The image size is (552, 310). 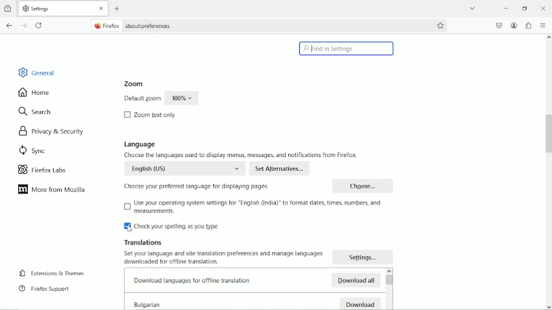 What do you see at coordinates (36, 72) in the screenshot?
I see `General` at bounding box center [36, 72].